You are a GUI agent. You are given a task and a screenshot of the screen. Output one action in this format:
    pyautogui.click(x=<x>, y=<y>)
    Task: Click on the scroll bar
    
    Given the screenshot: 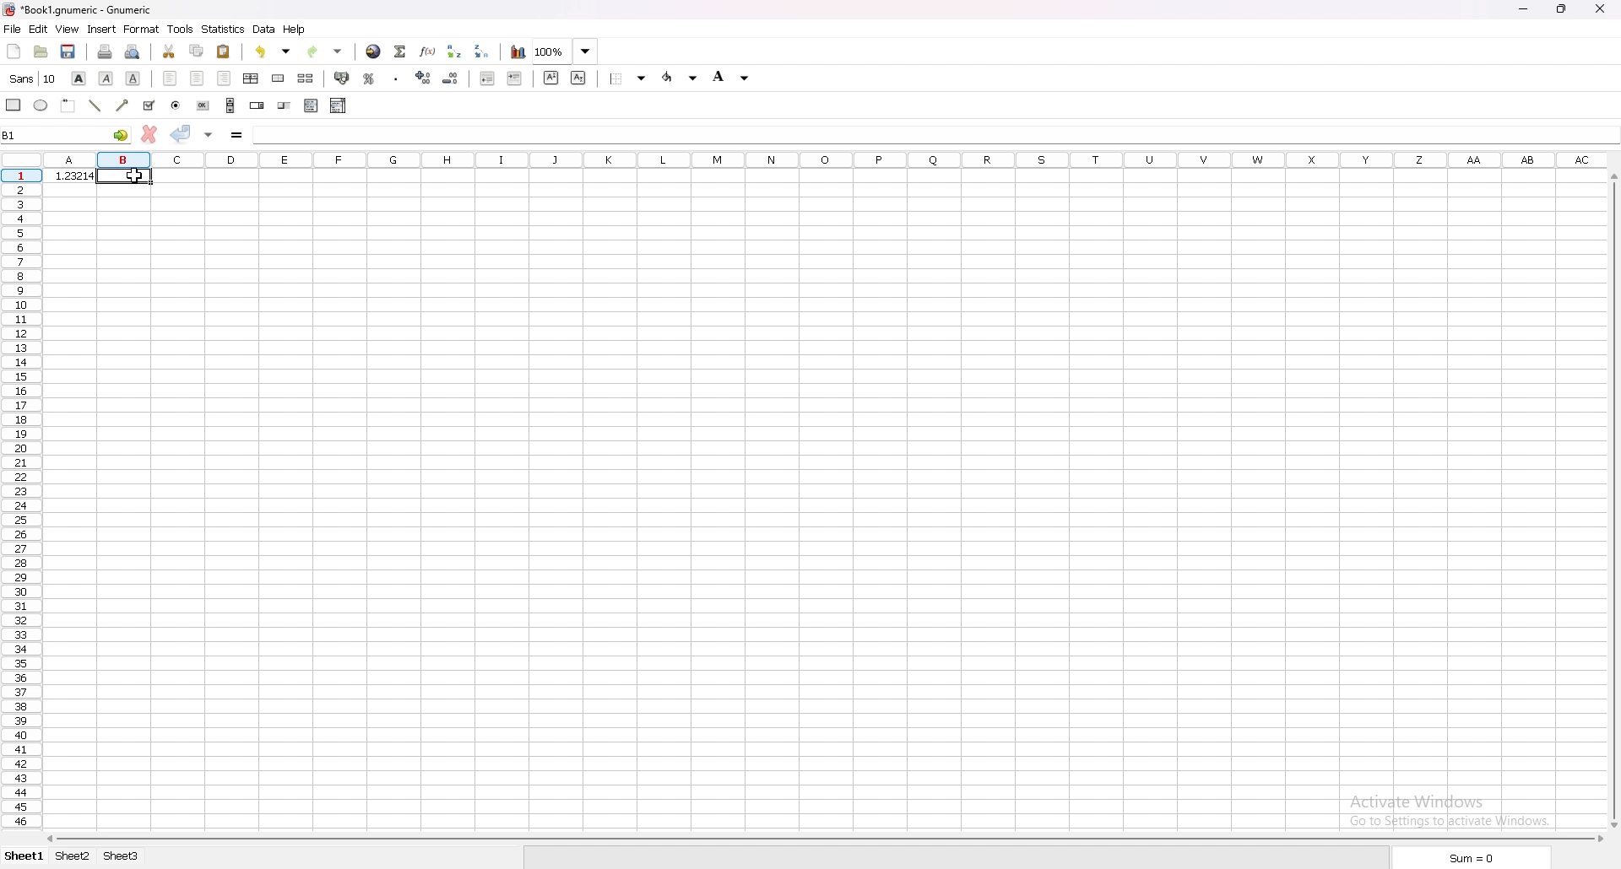 What is the action you would take?
    pyautogui.click(x=1611, y=499)
    